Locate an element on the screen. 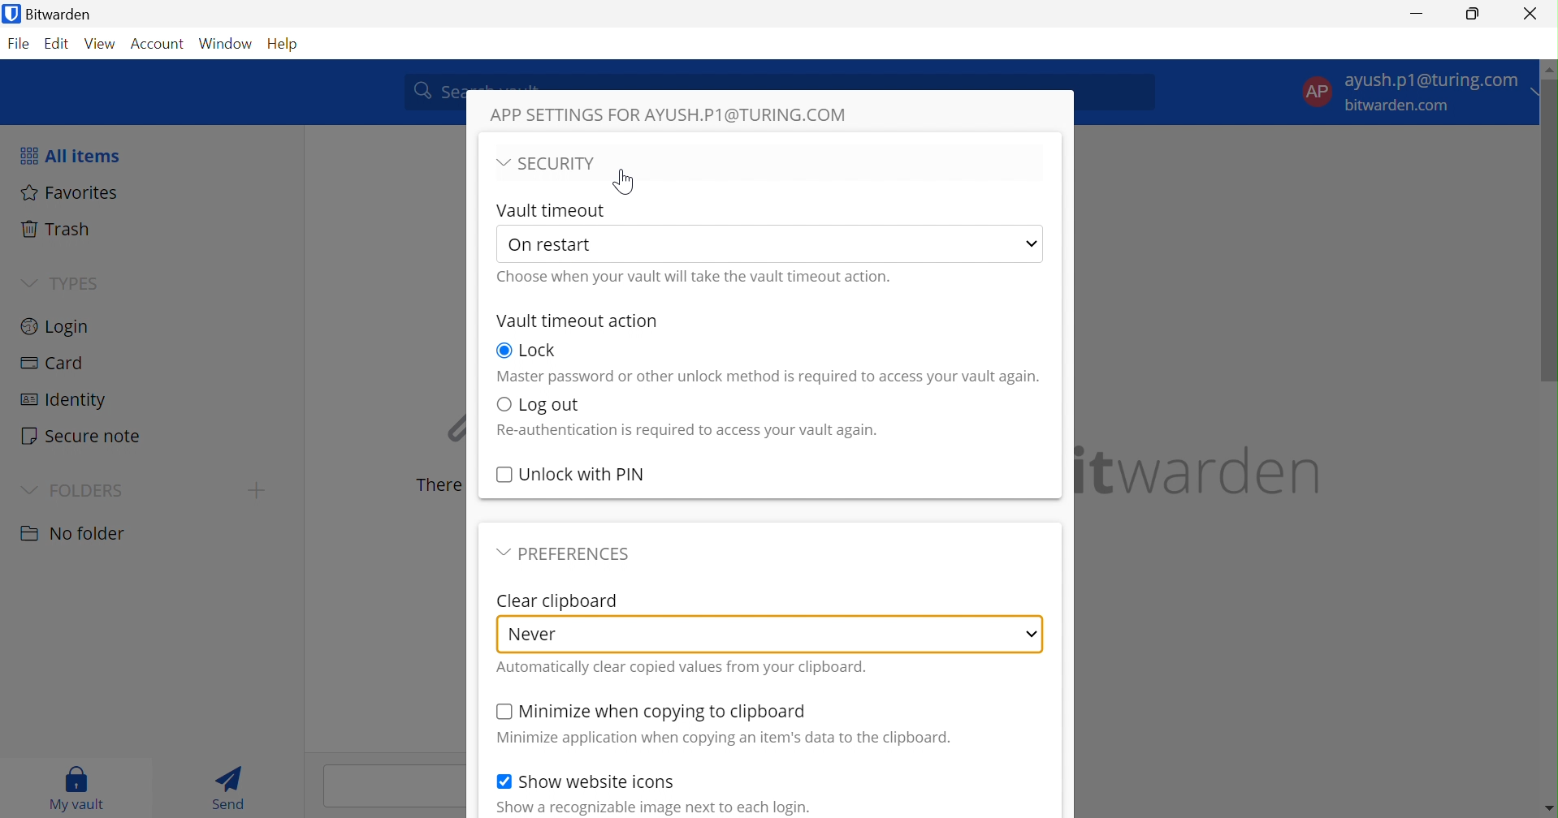  My vault is located at coordinates (72, 786).